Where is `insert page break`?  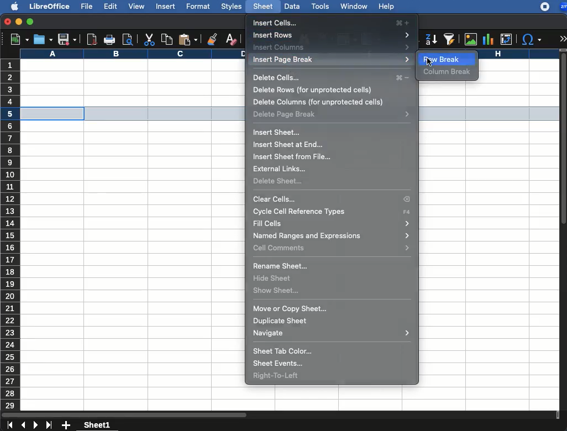 insert page break is located at coordinates (289, 61).